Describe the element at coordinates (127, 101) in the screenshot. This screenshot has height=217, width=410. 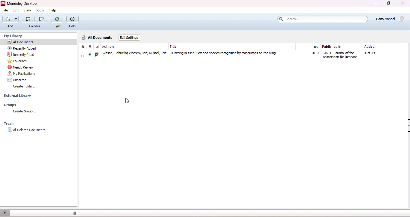
I see `cursor` at that location.